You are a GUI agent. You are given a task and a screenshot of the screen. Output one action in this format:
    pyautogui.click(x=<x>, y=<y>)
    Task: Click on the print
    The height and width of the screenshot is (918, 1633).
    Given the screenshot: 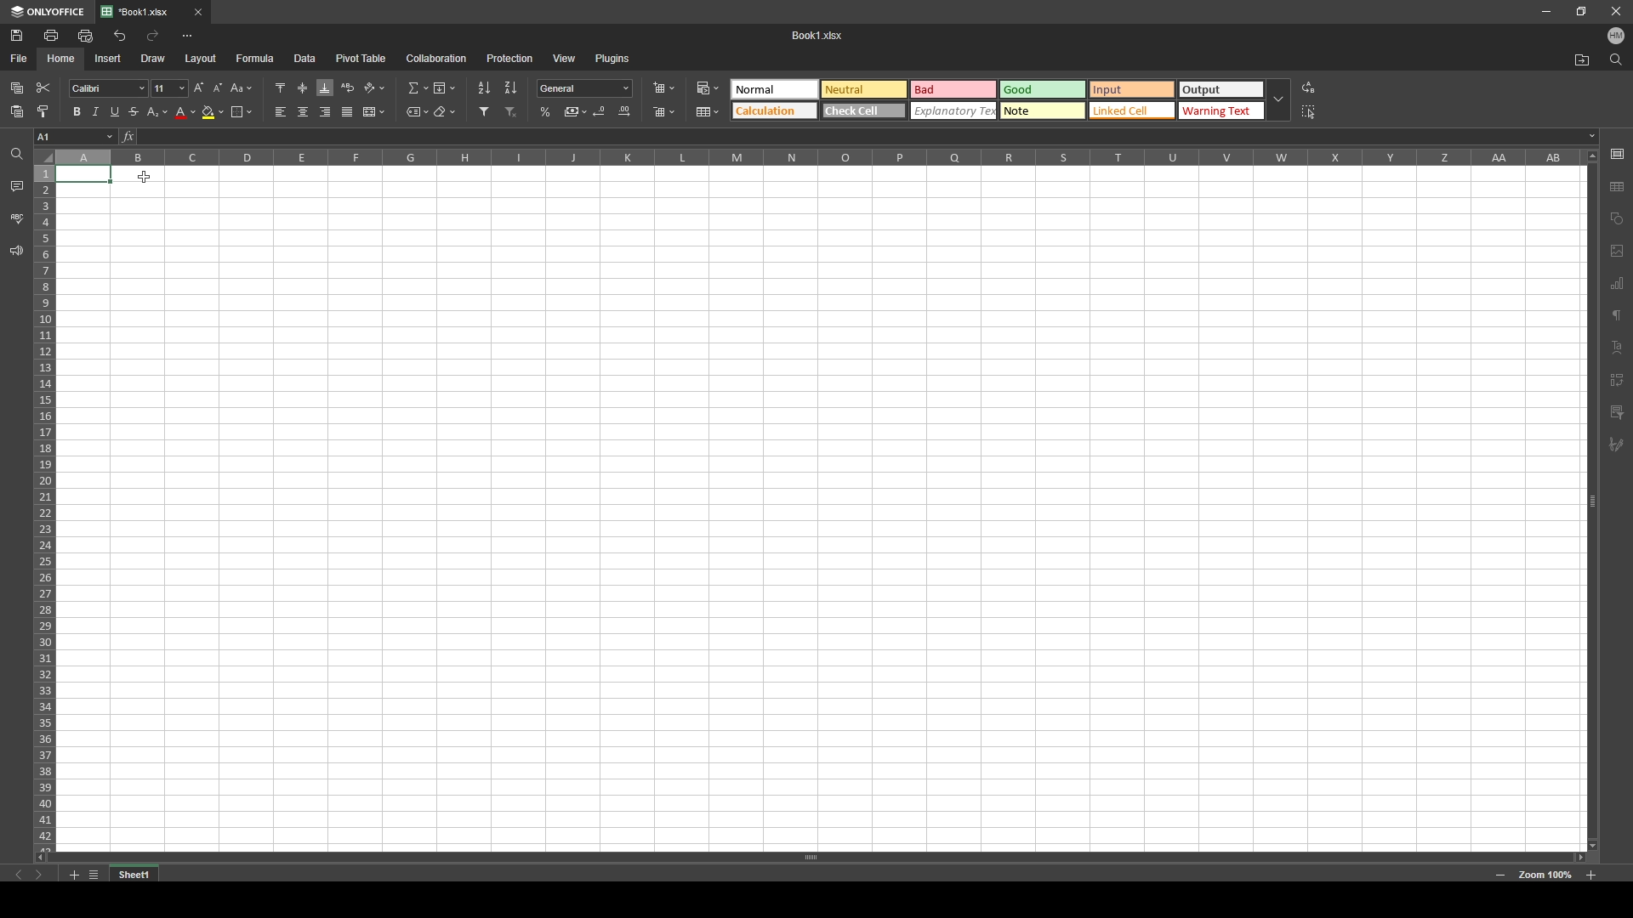 What is the action you would take?
    pyautogui.click(x=53, y=35)
    